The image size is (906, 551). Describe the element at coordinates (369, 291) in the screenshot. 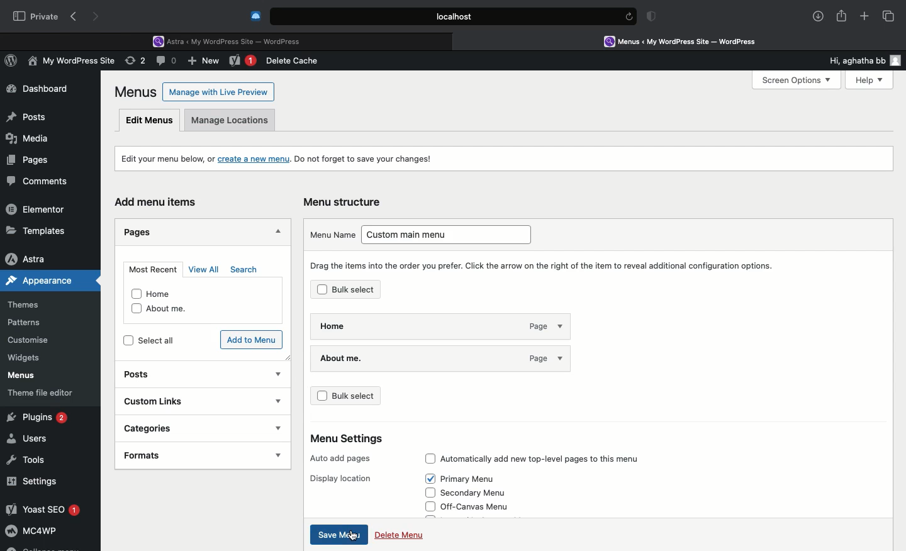

I see `Bulk select` at that location.